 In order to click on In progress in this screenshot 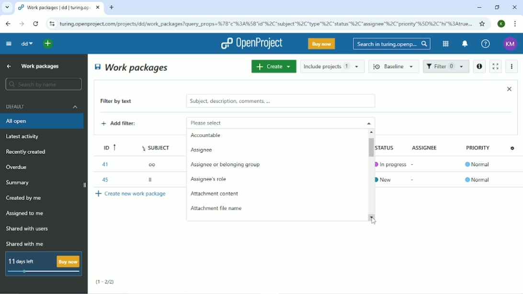, I will do `click(390, 162)`.